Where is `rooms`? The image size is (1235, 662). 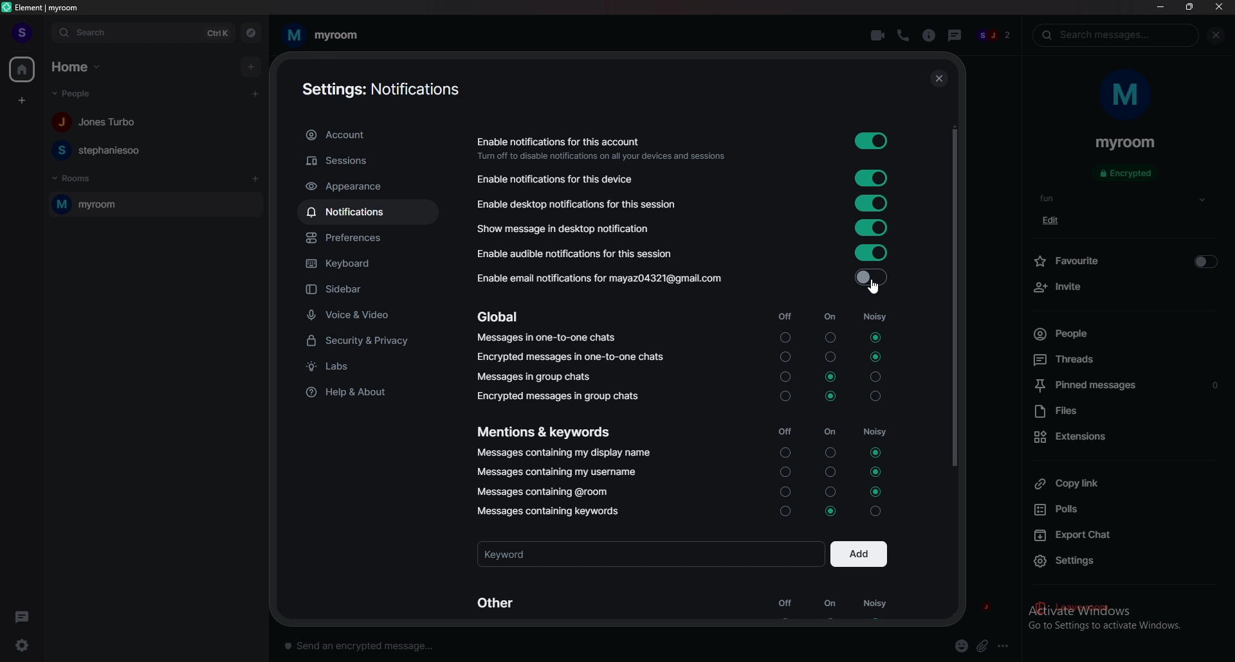
rooms is located at coordinates (75, 179).